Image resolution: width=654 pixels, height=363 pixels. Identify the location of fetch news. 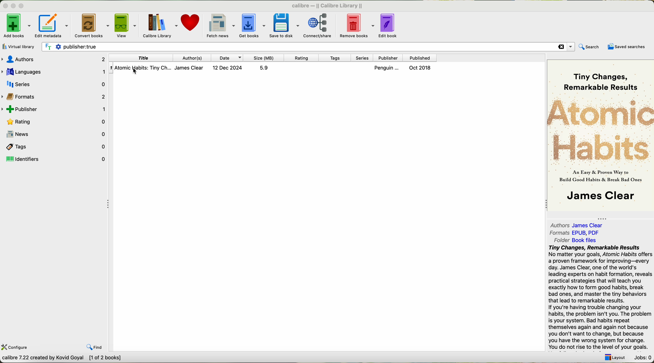
(220, 25).